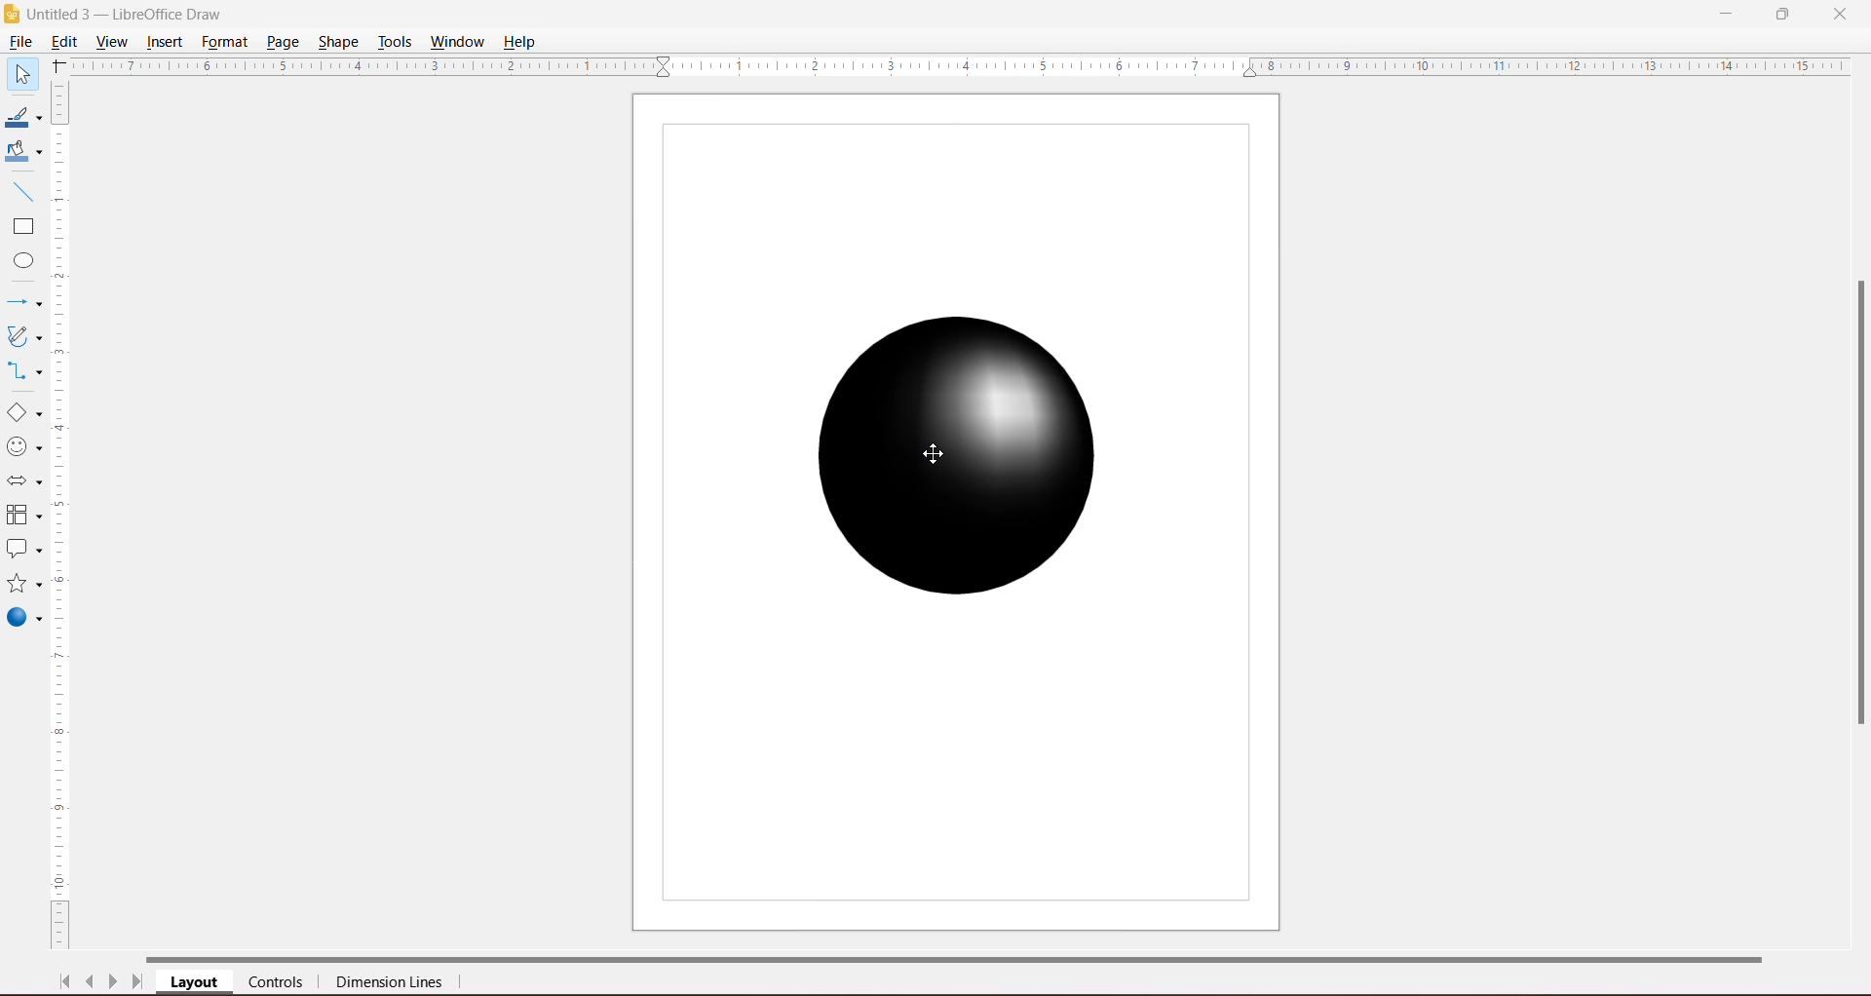 The width and height of the screenshot is (1871, 996). Describe the element at coordinates (113, 984) in the screenshot. I see `Scroll to next page` at that location.